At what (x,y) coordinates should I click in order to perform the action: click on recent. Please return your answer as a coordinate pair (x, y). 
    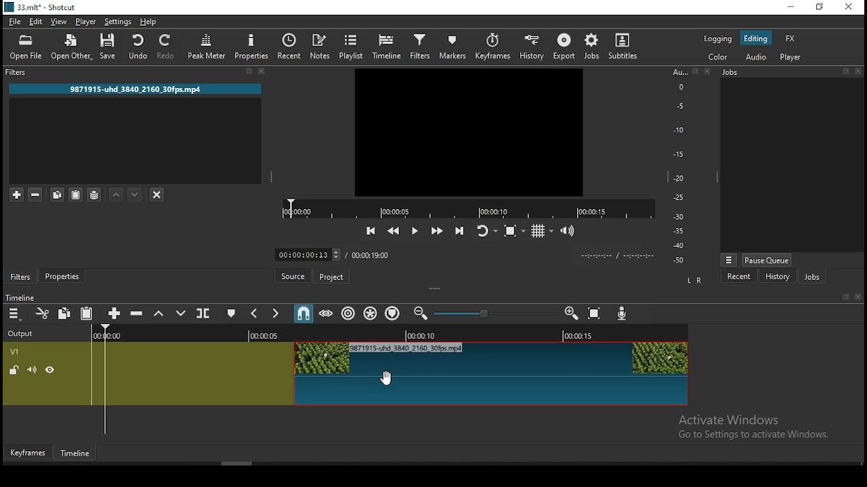
    Looking at the image, I should click on (746, 276).